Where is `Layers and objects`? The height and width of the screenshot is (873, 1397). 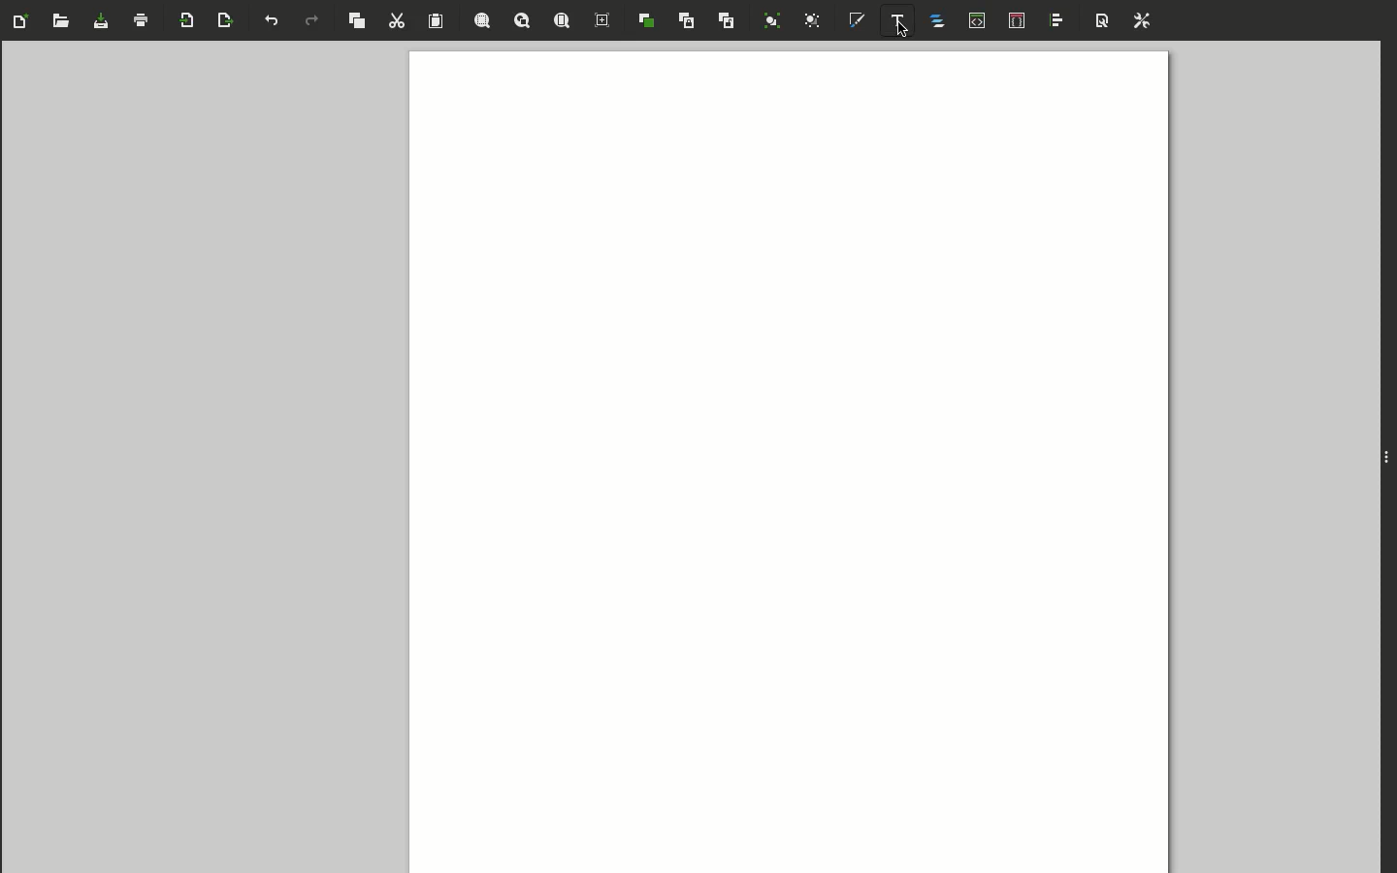
Layers and objects is located at coordinates (942, 23).